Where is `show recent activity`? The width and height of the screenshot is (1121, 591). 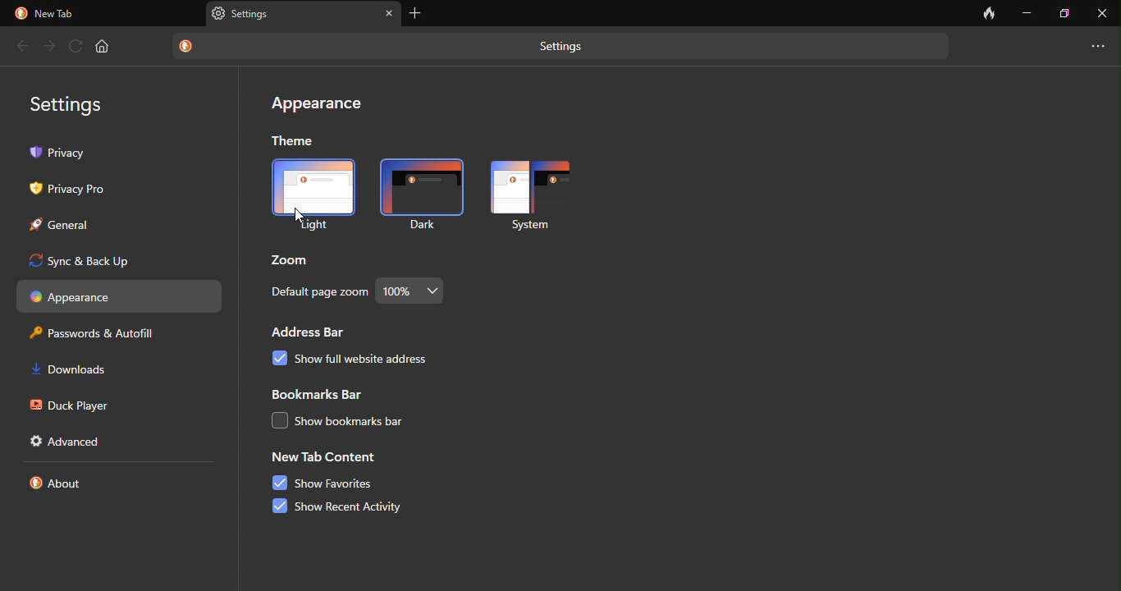 show recent activity is located at coordinates (355, 506).